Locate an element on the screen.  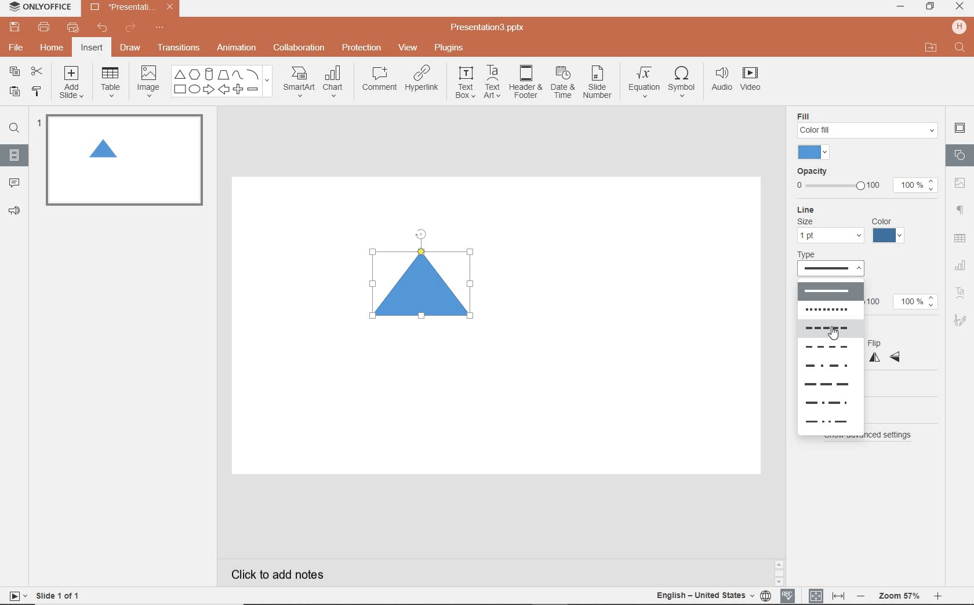
slide 1 is located at coordinates (122, 160).